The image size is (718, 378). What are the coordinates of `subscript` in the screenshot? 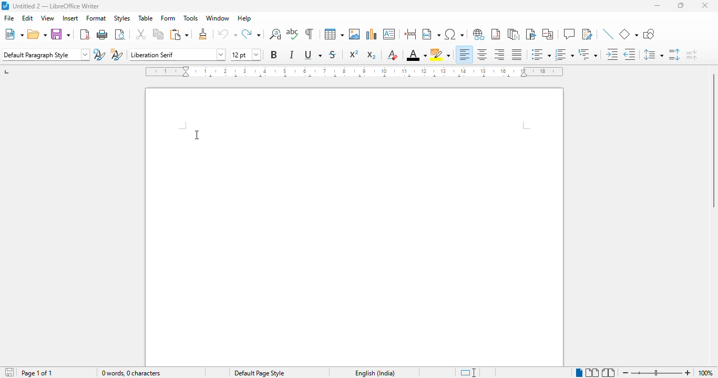 It's located at (372, 55).